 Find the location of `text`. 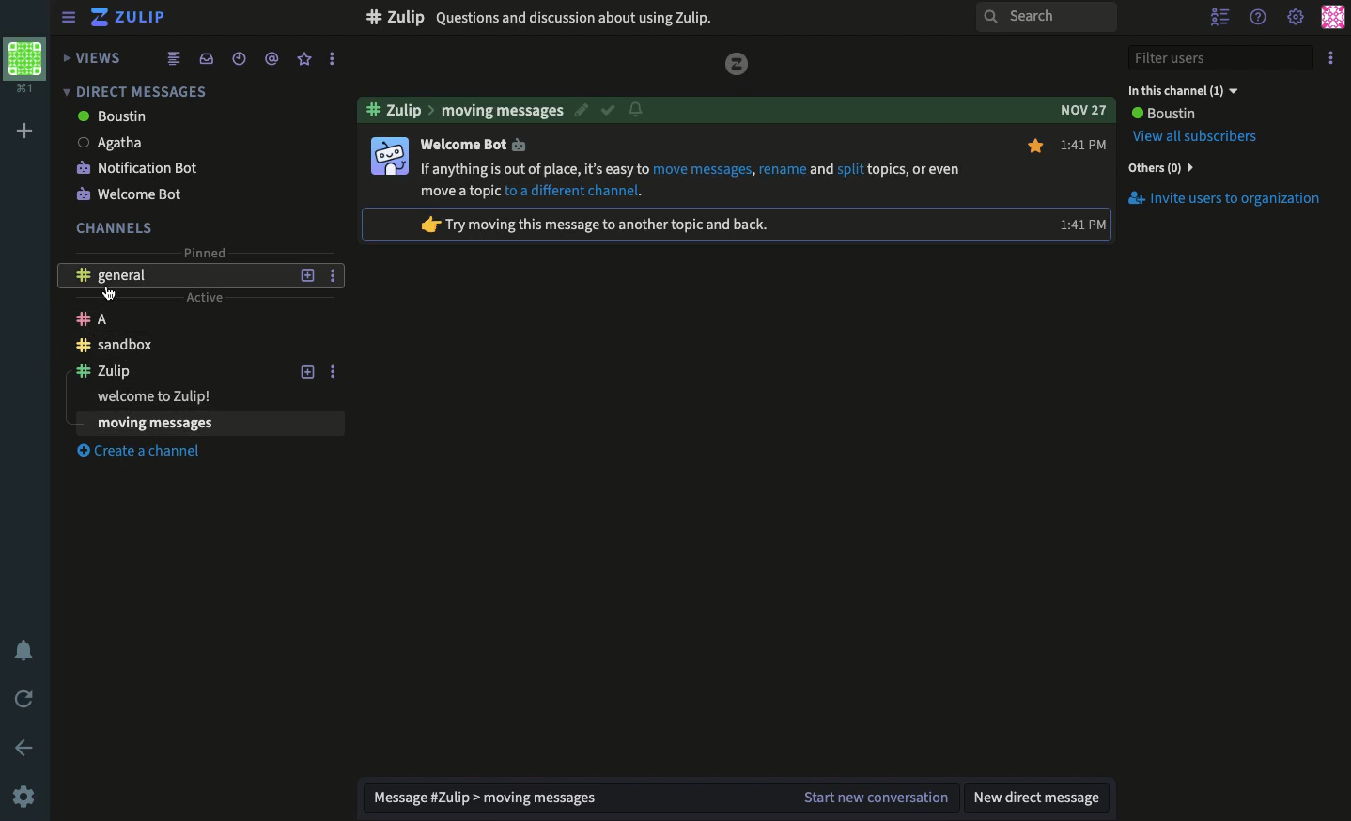

text is located at coordinates (593, 225).